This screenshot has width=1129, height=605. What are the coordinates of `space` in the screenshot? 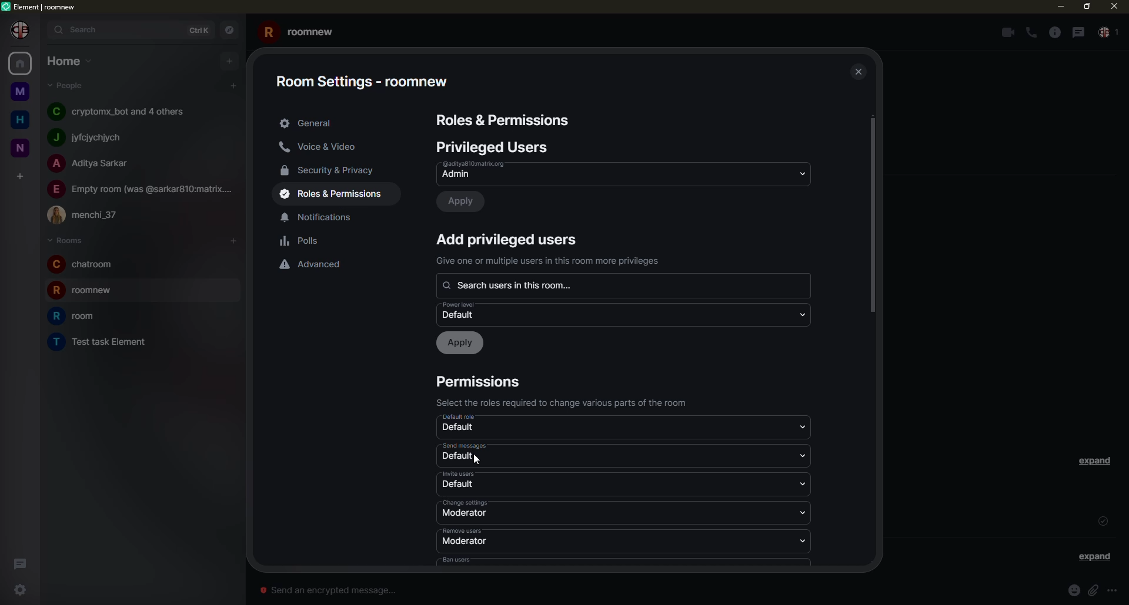 It's located at (19, 89).